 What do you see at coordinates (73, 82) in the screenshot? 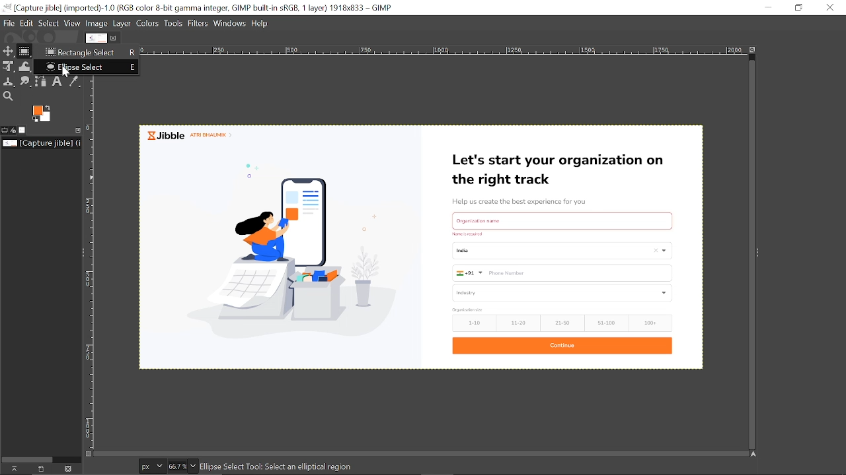
I see `Color picker tool` at bounding box center [73, 82].